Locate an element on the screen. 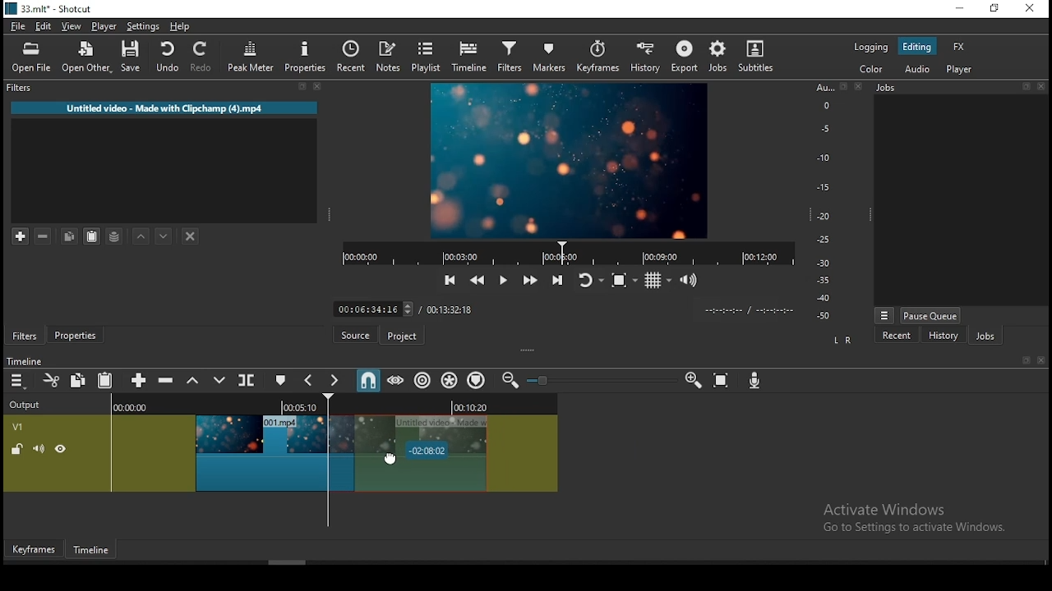  move filter up is located at coordinates (143, 236).